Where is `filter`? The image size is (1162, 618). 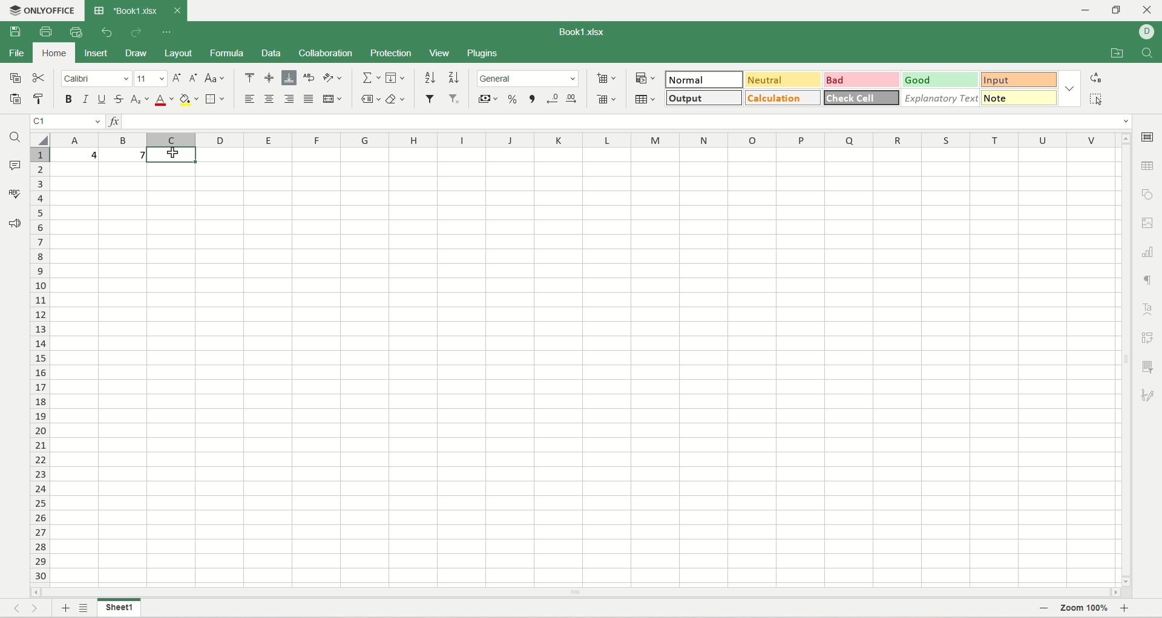
filter is located at coordinates (430, 99).